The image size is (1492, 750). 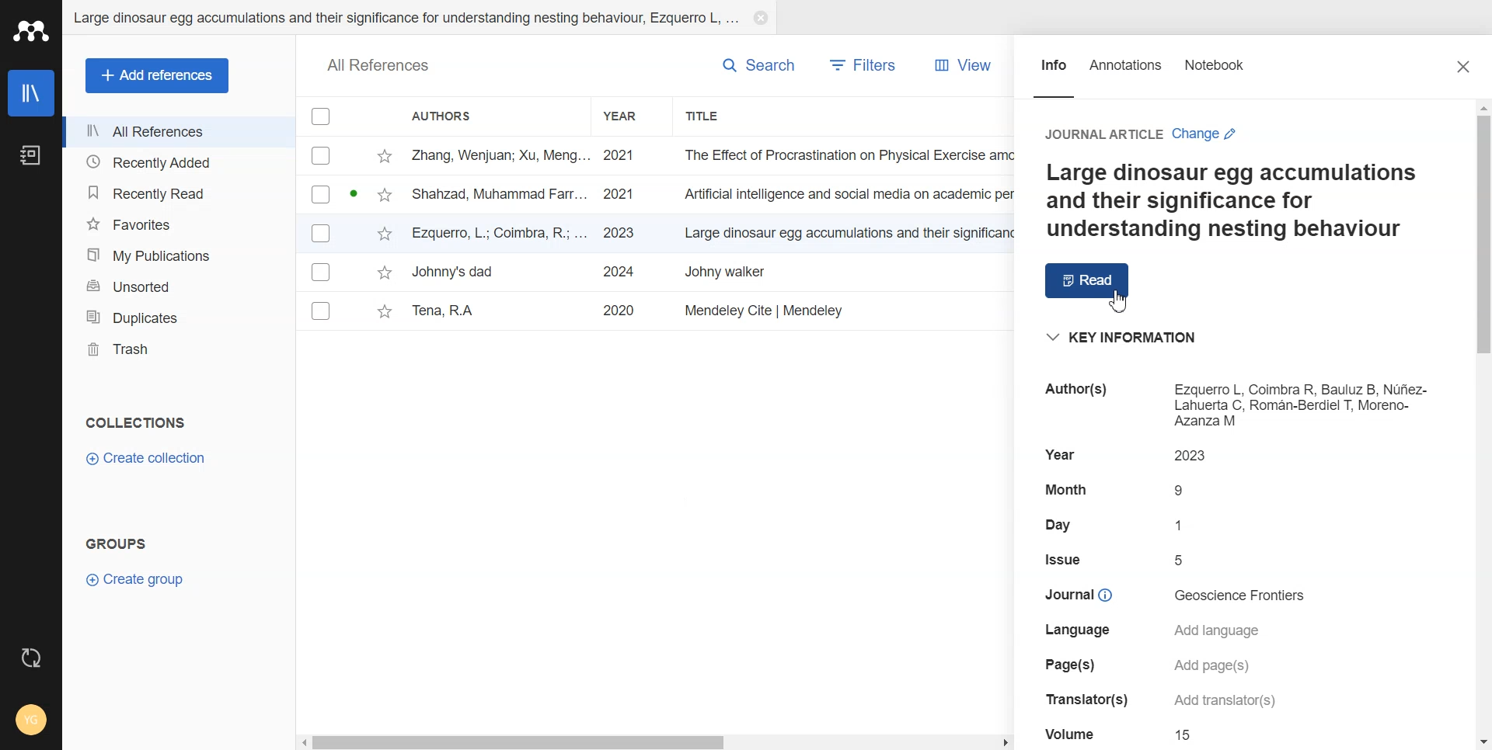 I want to click on Create collection, so click(x=145, y=457).